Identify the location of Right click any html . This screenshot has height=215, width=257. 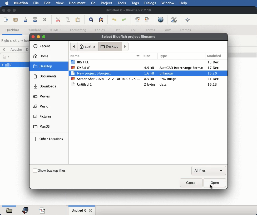
(15, 40).